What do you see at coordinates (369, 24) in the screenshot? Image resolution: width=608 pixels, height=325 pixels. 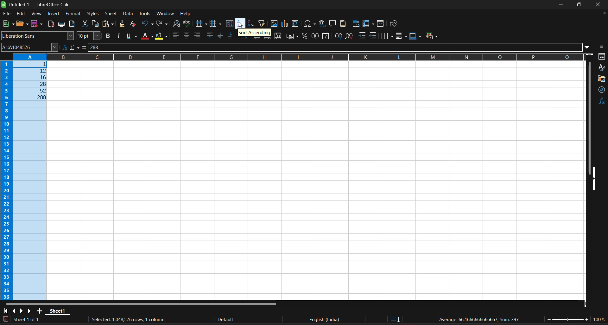 I see `freeze rows and columns` at bounding box center [369, 24].